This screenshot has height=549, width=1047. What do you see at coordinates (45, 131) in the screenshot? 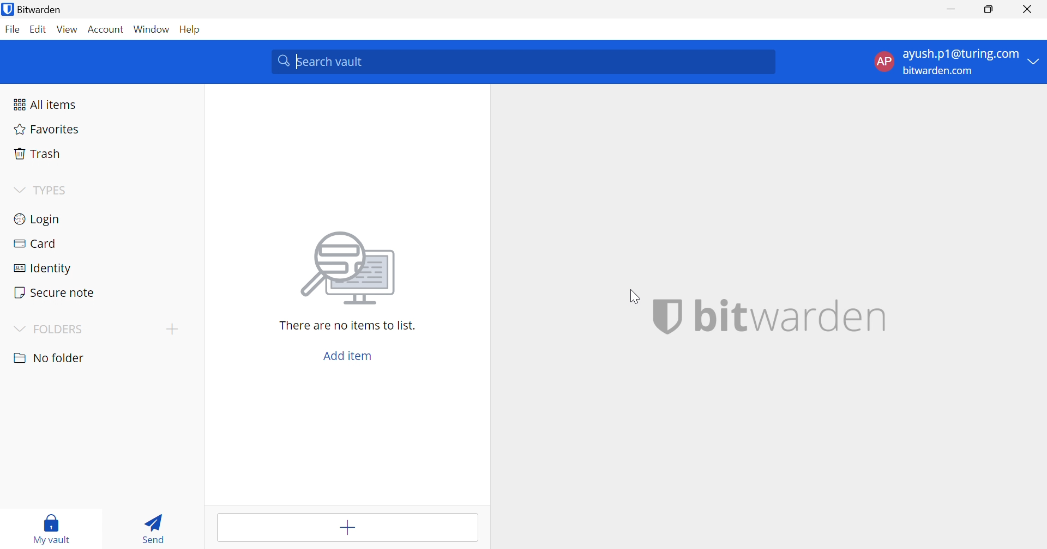
I see `Favorites` at bounding box center [45, 131].